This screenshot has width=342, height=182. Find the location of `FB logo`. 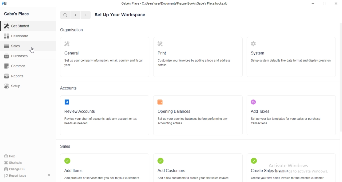

FB logo is located at coordinates (8, 3).